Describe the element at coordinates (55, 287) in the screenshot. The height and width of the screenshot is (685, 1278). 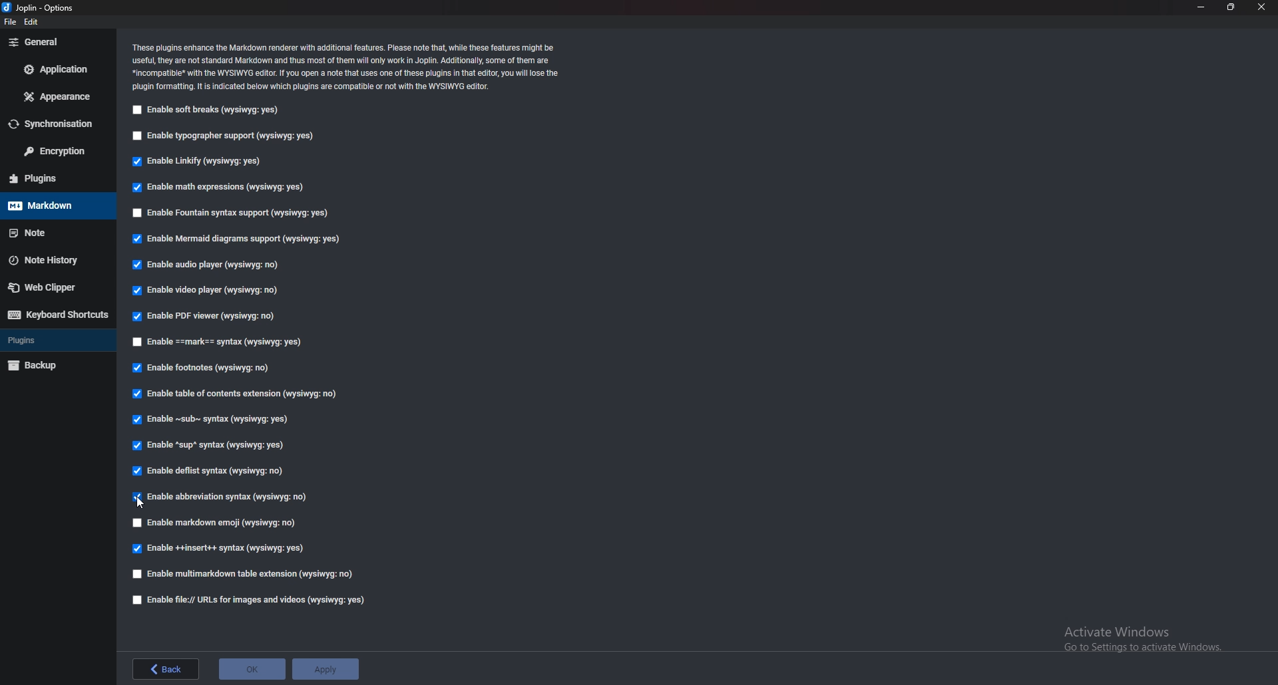
I see `Web Clipper` at that location.